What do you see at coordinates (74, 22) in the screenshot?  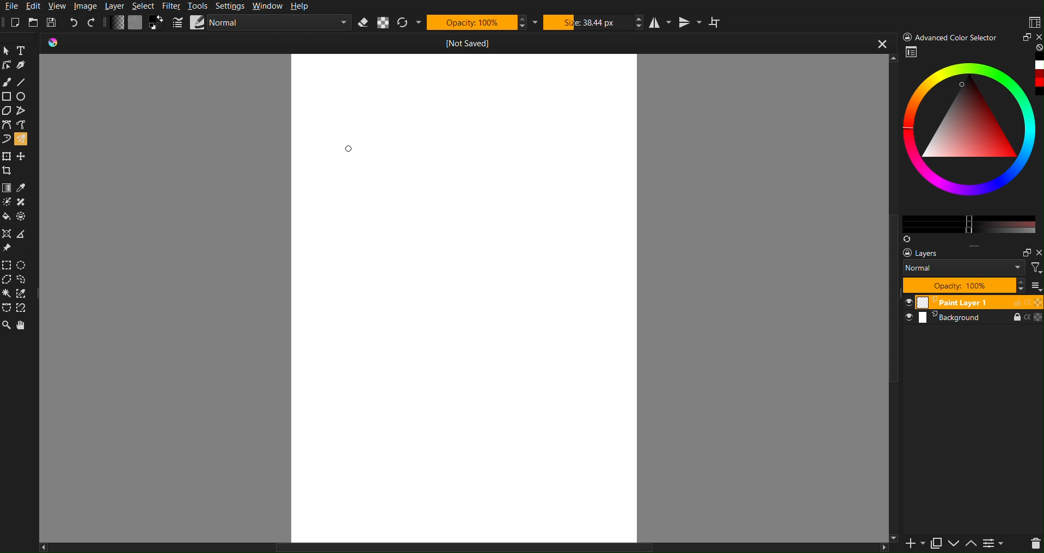 I see `Undo` at bounding box center [74, 22].